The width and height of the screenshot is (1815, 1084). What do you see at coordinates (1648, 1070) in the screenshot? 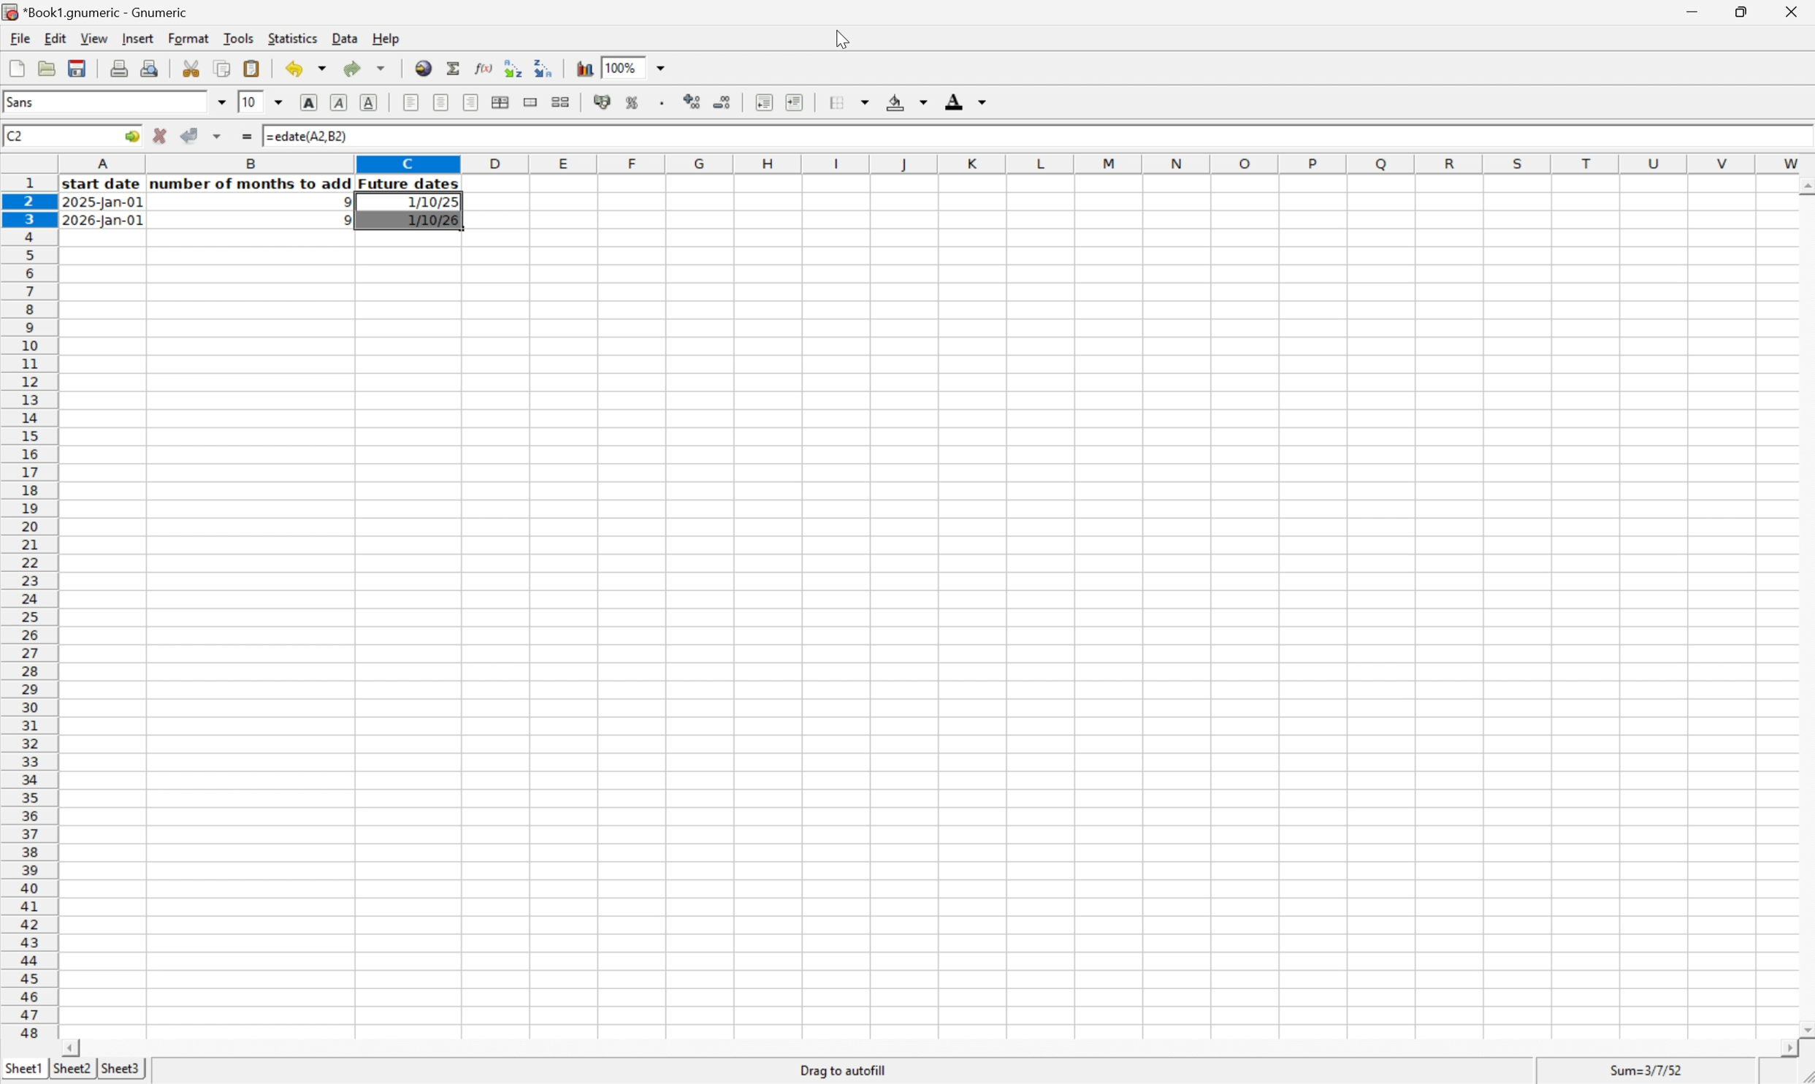
I see `Sum=0` at bounding box center [1648, 1070].